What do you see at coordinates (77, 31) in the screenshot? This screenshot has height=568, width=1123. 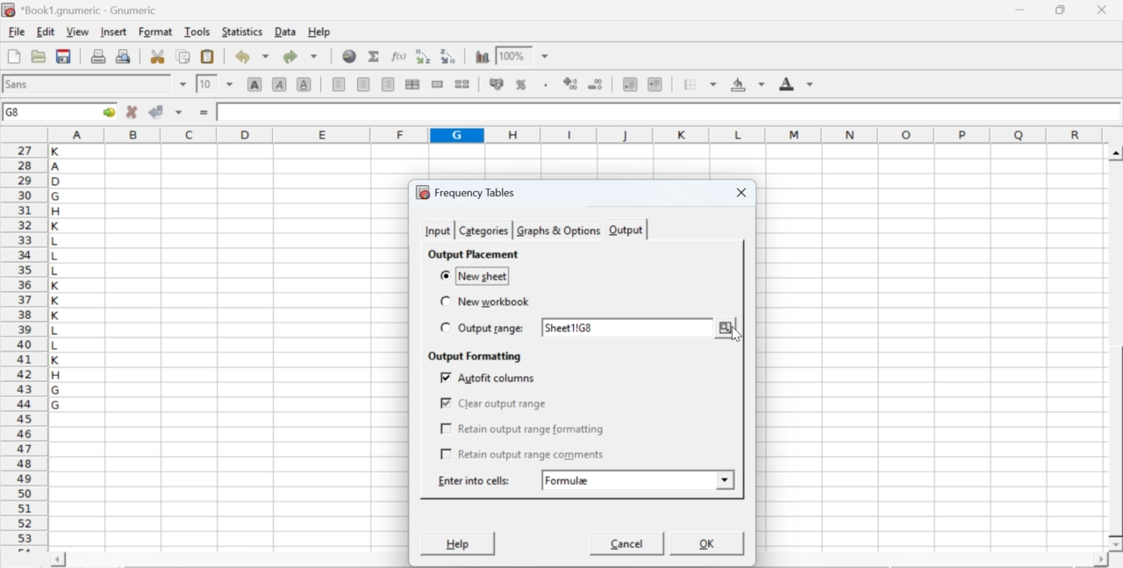 I see `view` at bounding box center [77, 31].